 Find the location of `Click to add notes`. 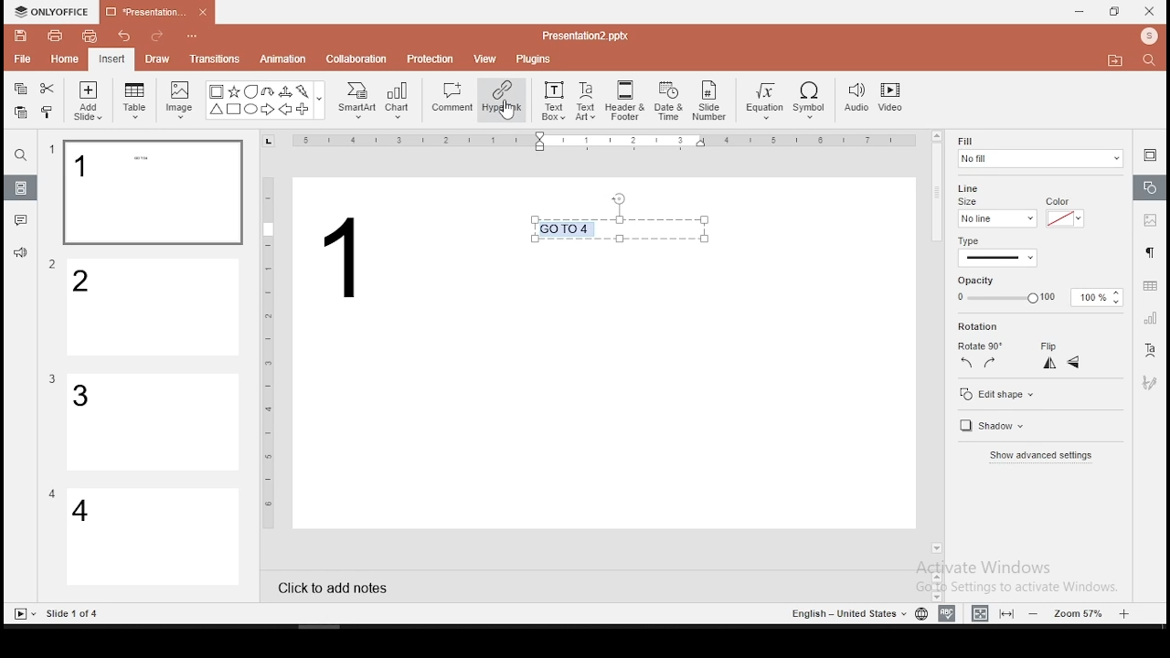

Click to add notes is located at coordinates (334, 586).